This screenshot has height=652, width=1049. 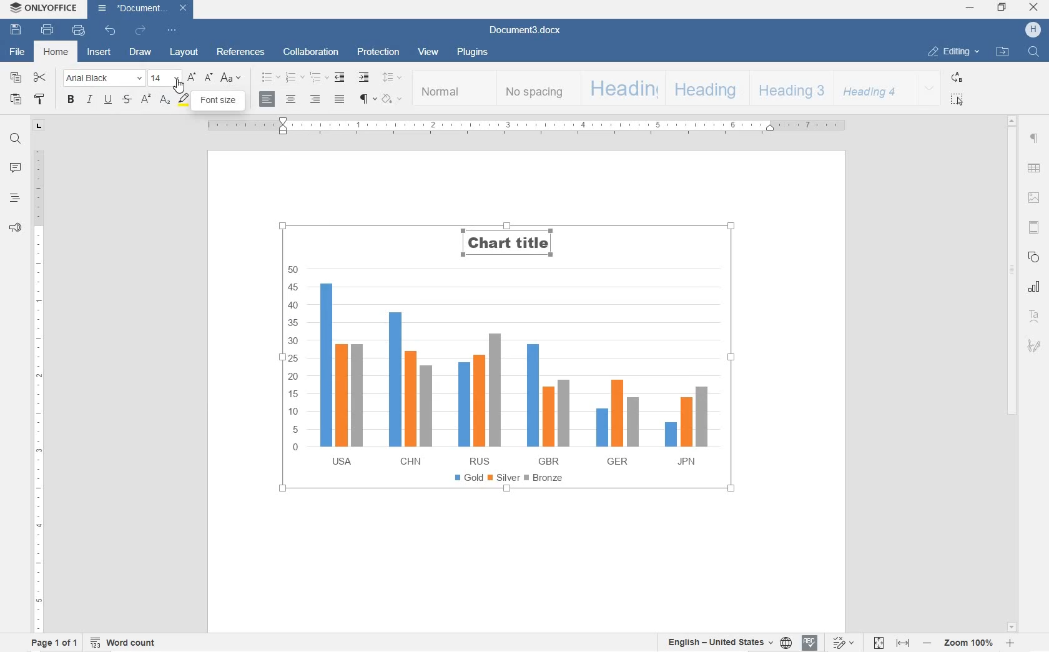 What do you see at coordinates (520, 127) in the screenshot?
I see `RULER` at bounding box center [520, 127].